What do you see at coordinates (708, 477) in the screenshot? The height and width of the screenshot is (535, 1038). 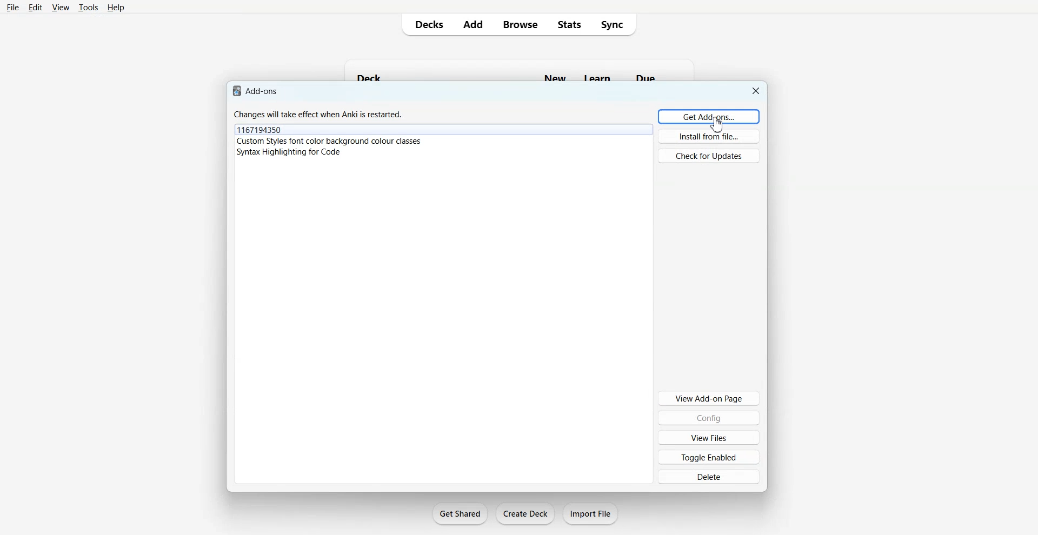 I see `Delete` at bounding box center [708, 477].